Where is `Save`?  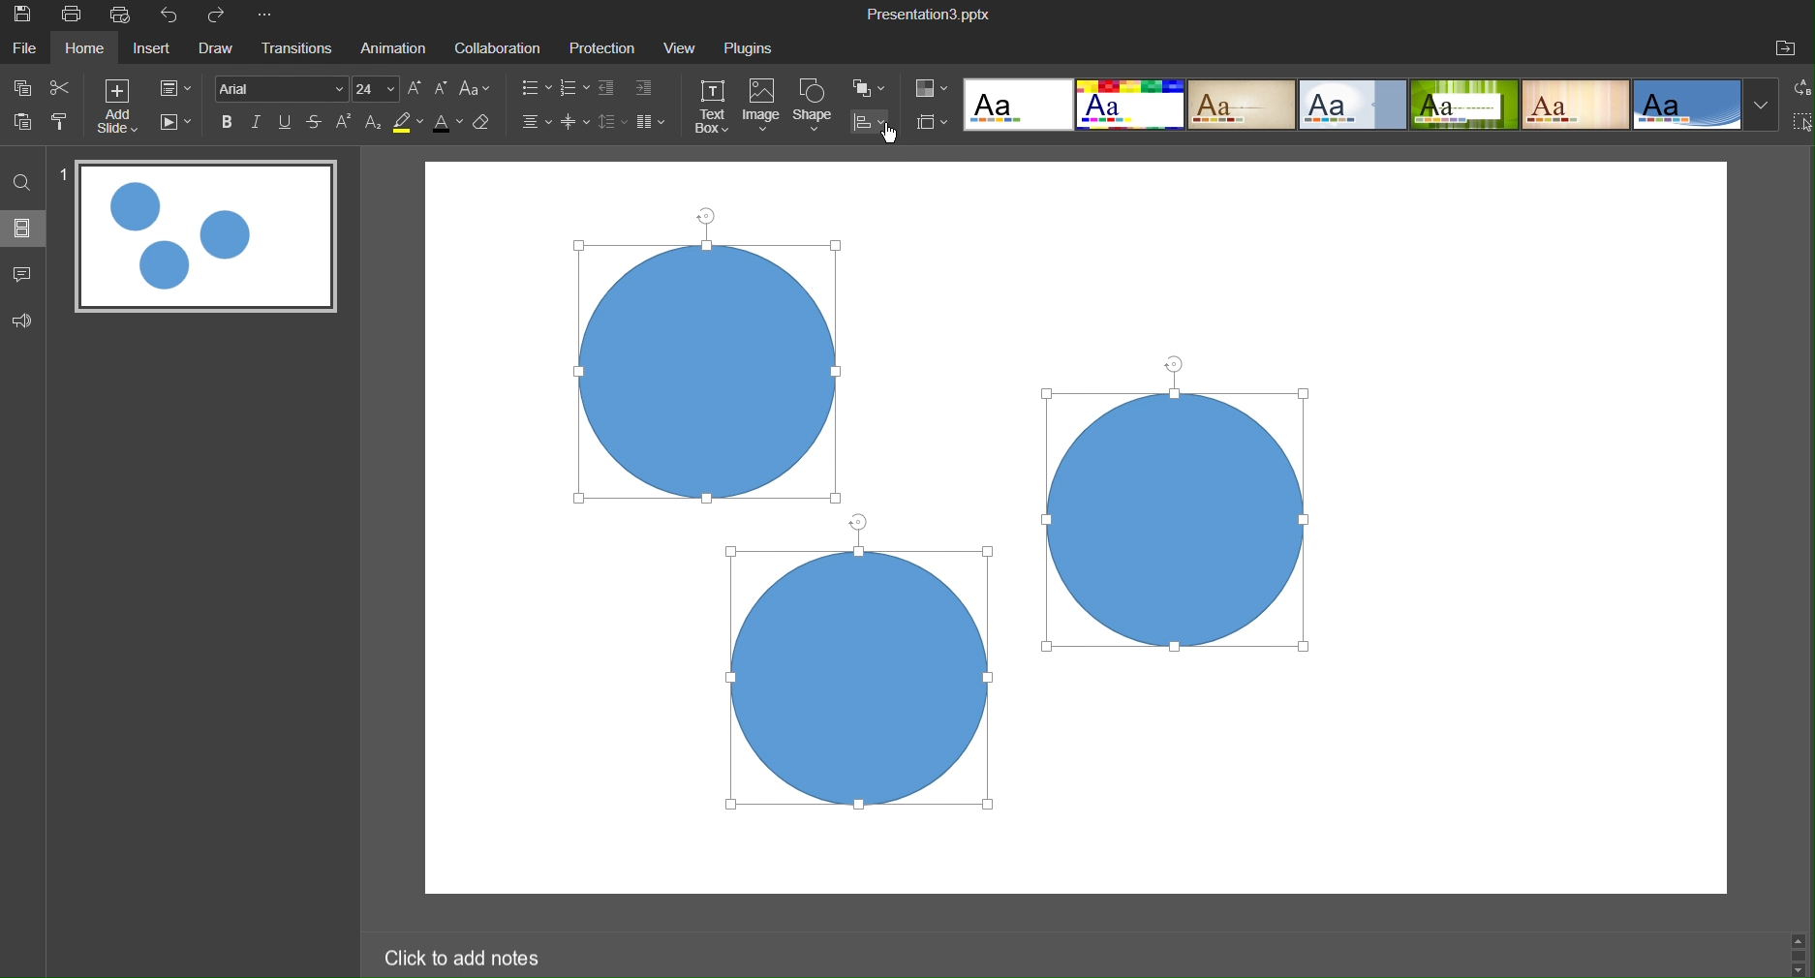 Save is located at coordinates (28, 18).